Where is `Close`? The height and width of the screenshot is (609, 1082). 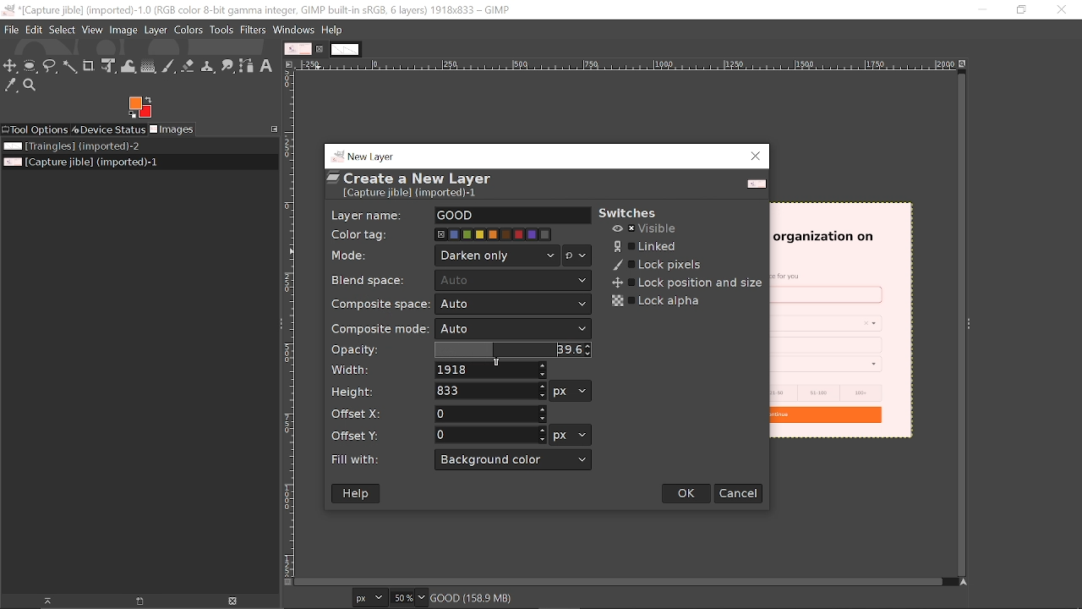
Close is located at coordinates (757, 156).